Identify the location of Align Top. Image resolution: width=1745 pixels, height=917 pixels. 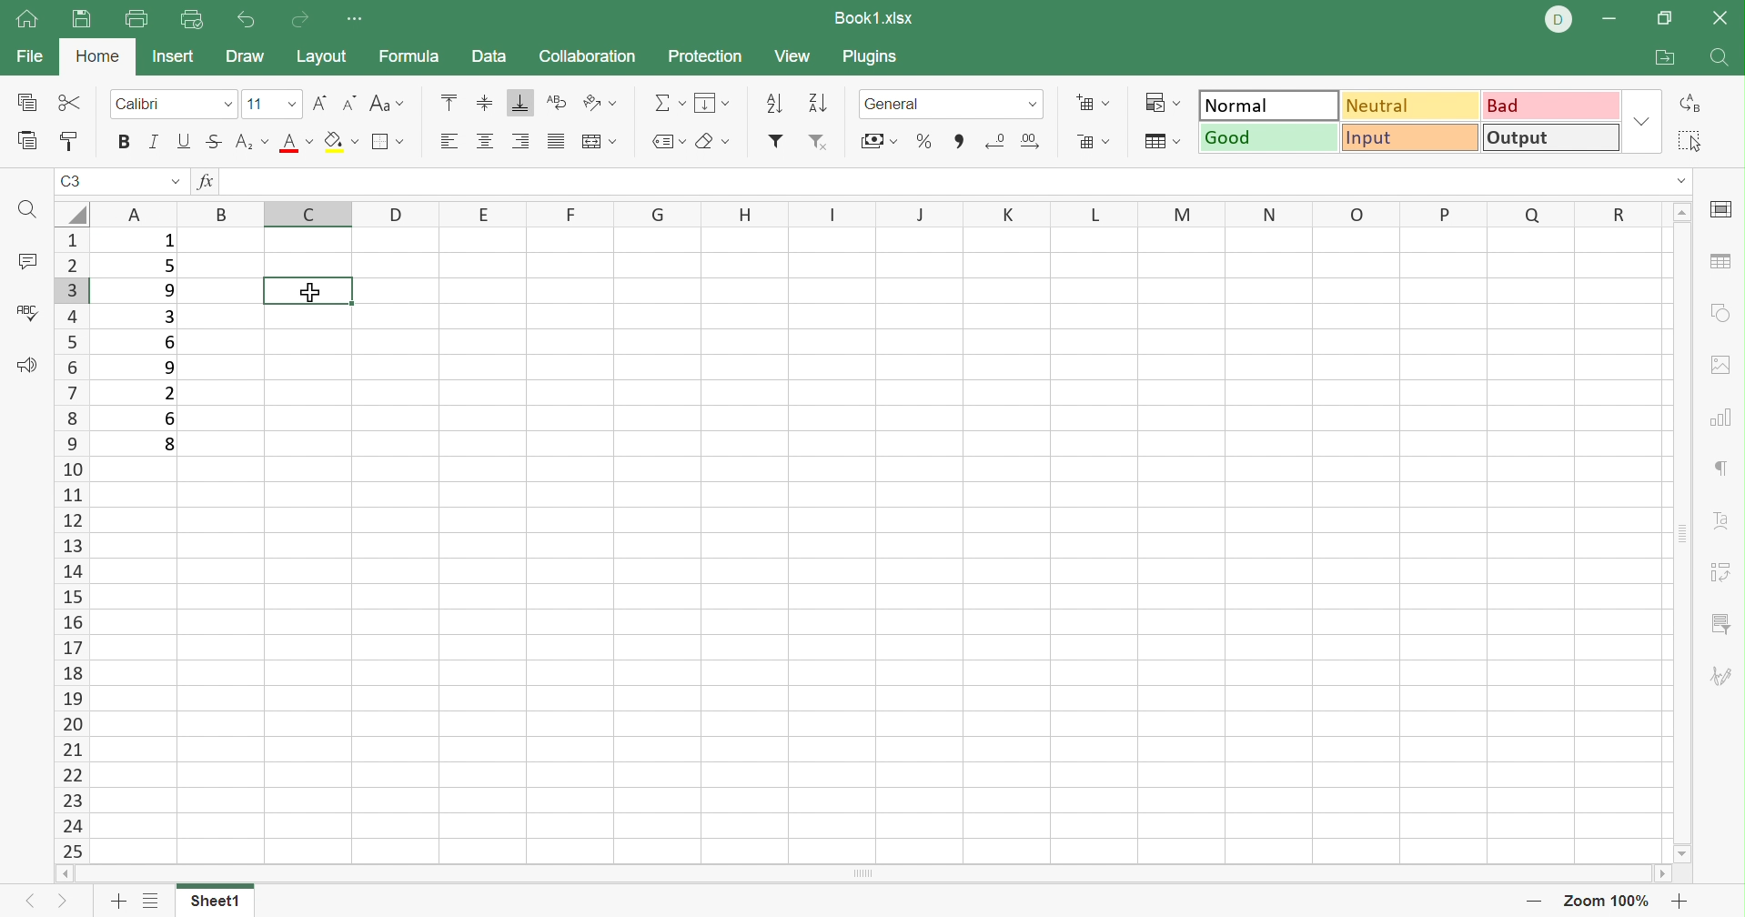
(451, 101).